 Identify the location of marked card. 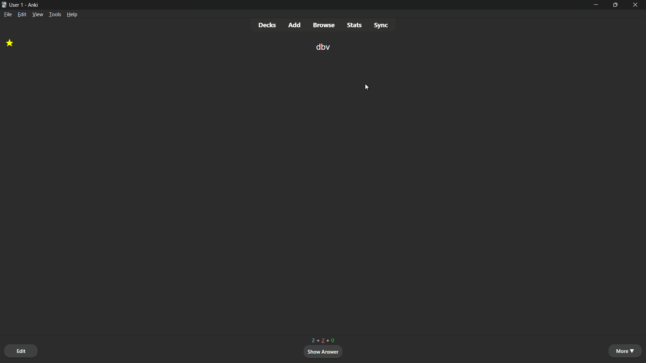
(11, 43).